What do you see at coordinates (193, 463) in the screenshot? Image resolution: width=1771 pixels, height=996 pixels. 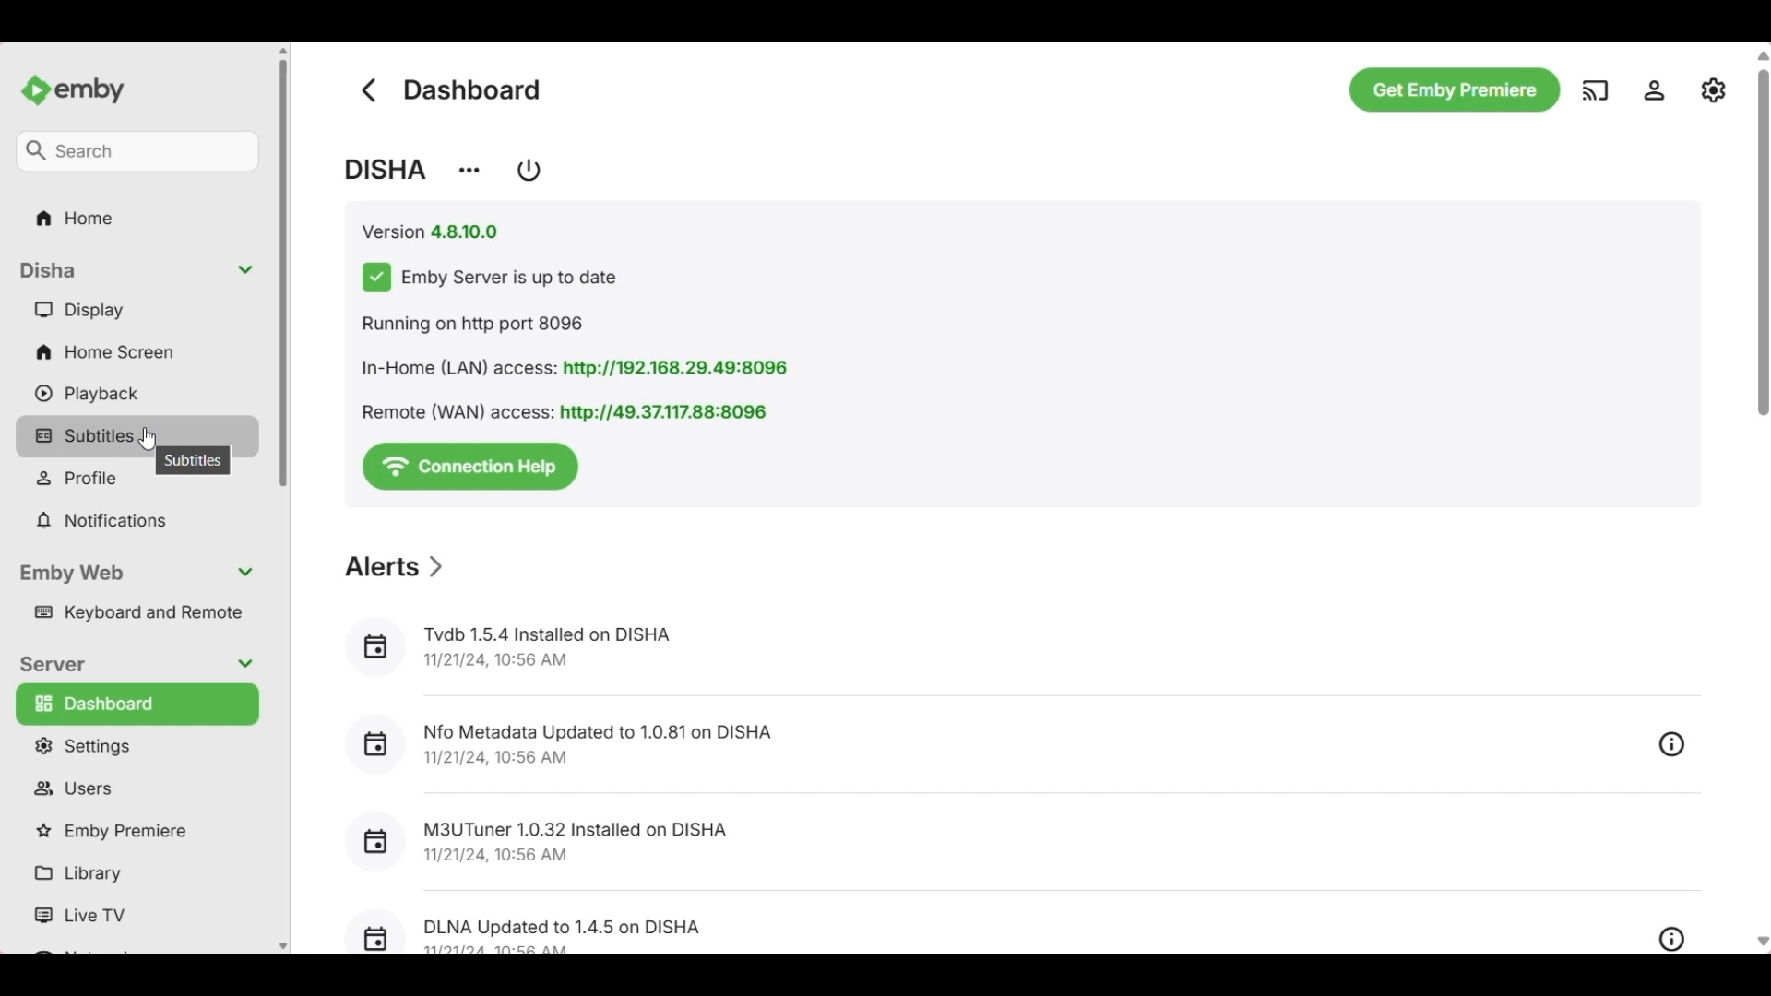 I see `Description of selected icon` at bounding box center [193, 463].